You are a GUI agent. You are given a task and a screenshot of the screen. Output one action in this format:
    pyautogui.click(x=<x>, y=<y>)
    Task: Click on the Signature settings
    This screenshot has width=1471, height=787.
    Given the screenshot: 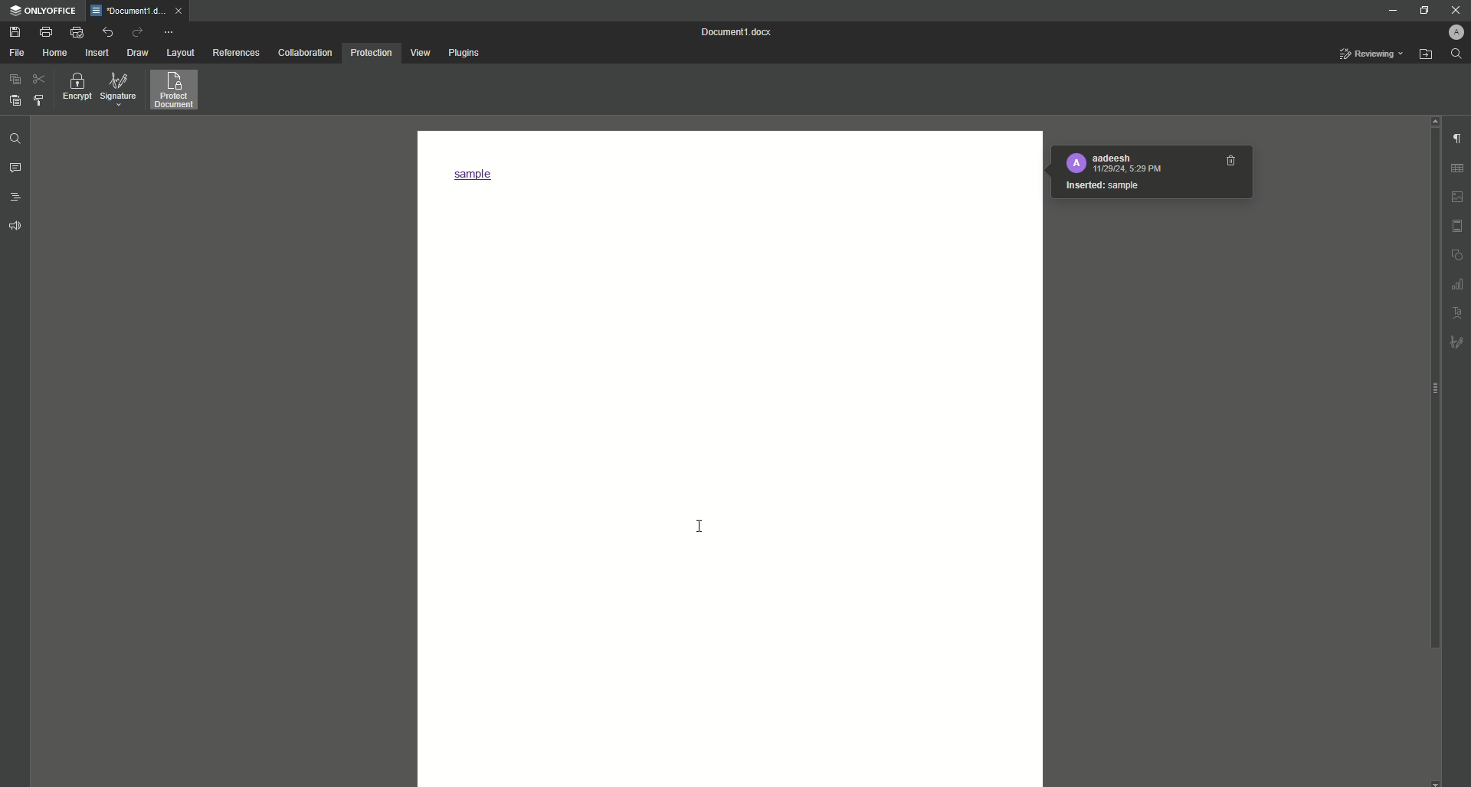 What is the action you would take?
    pyautogui.click(x=1459, y=344)
    